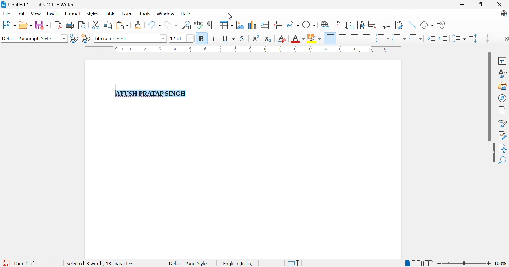 This screenshot has height=267, width=509. I want to click on Format, so click(72, 14).